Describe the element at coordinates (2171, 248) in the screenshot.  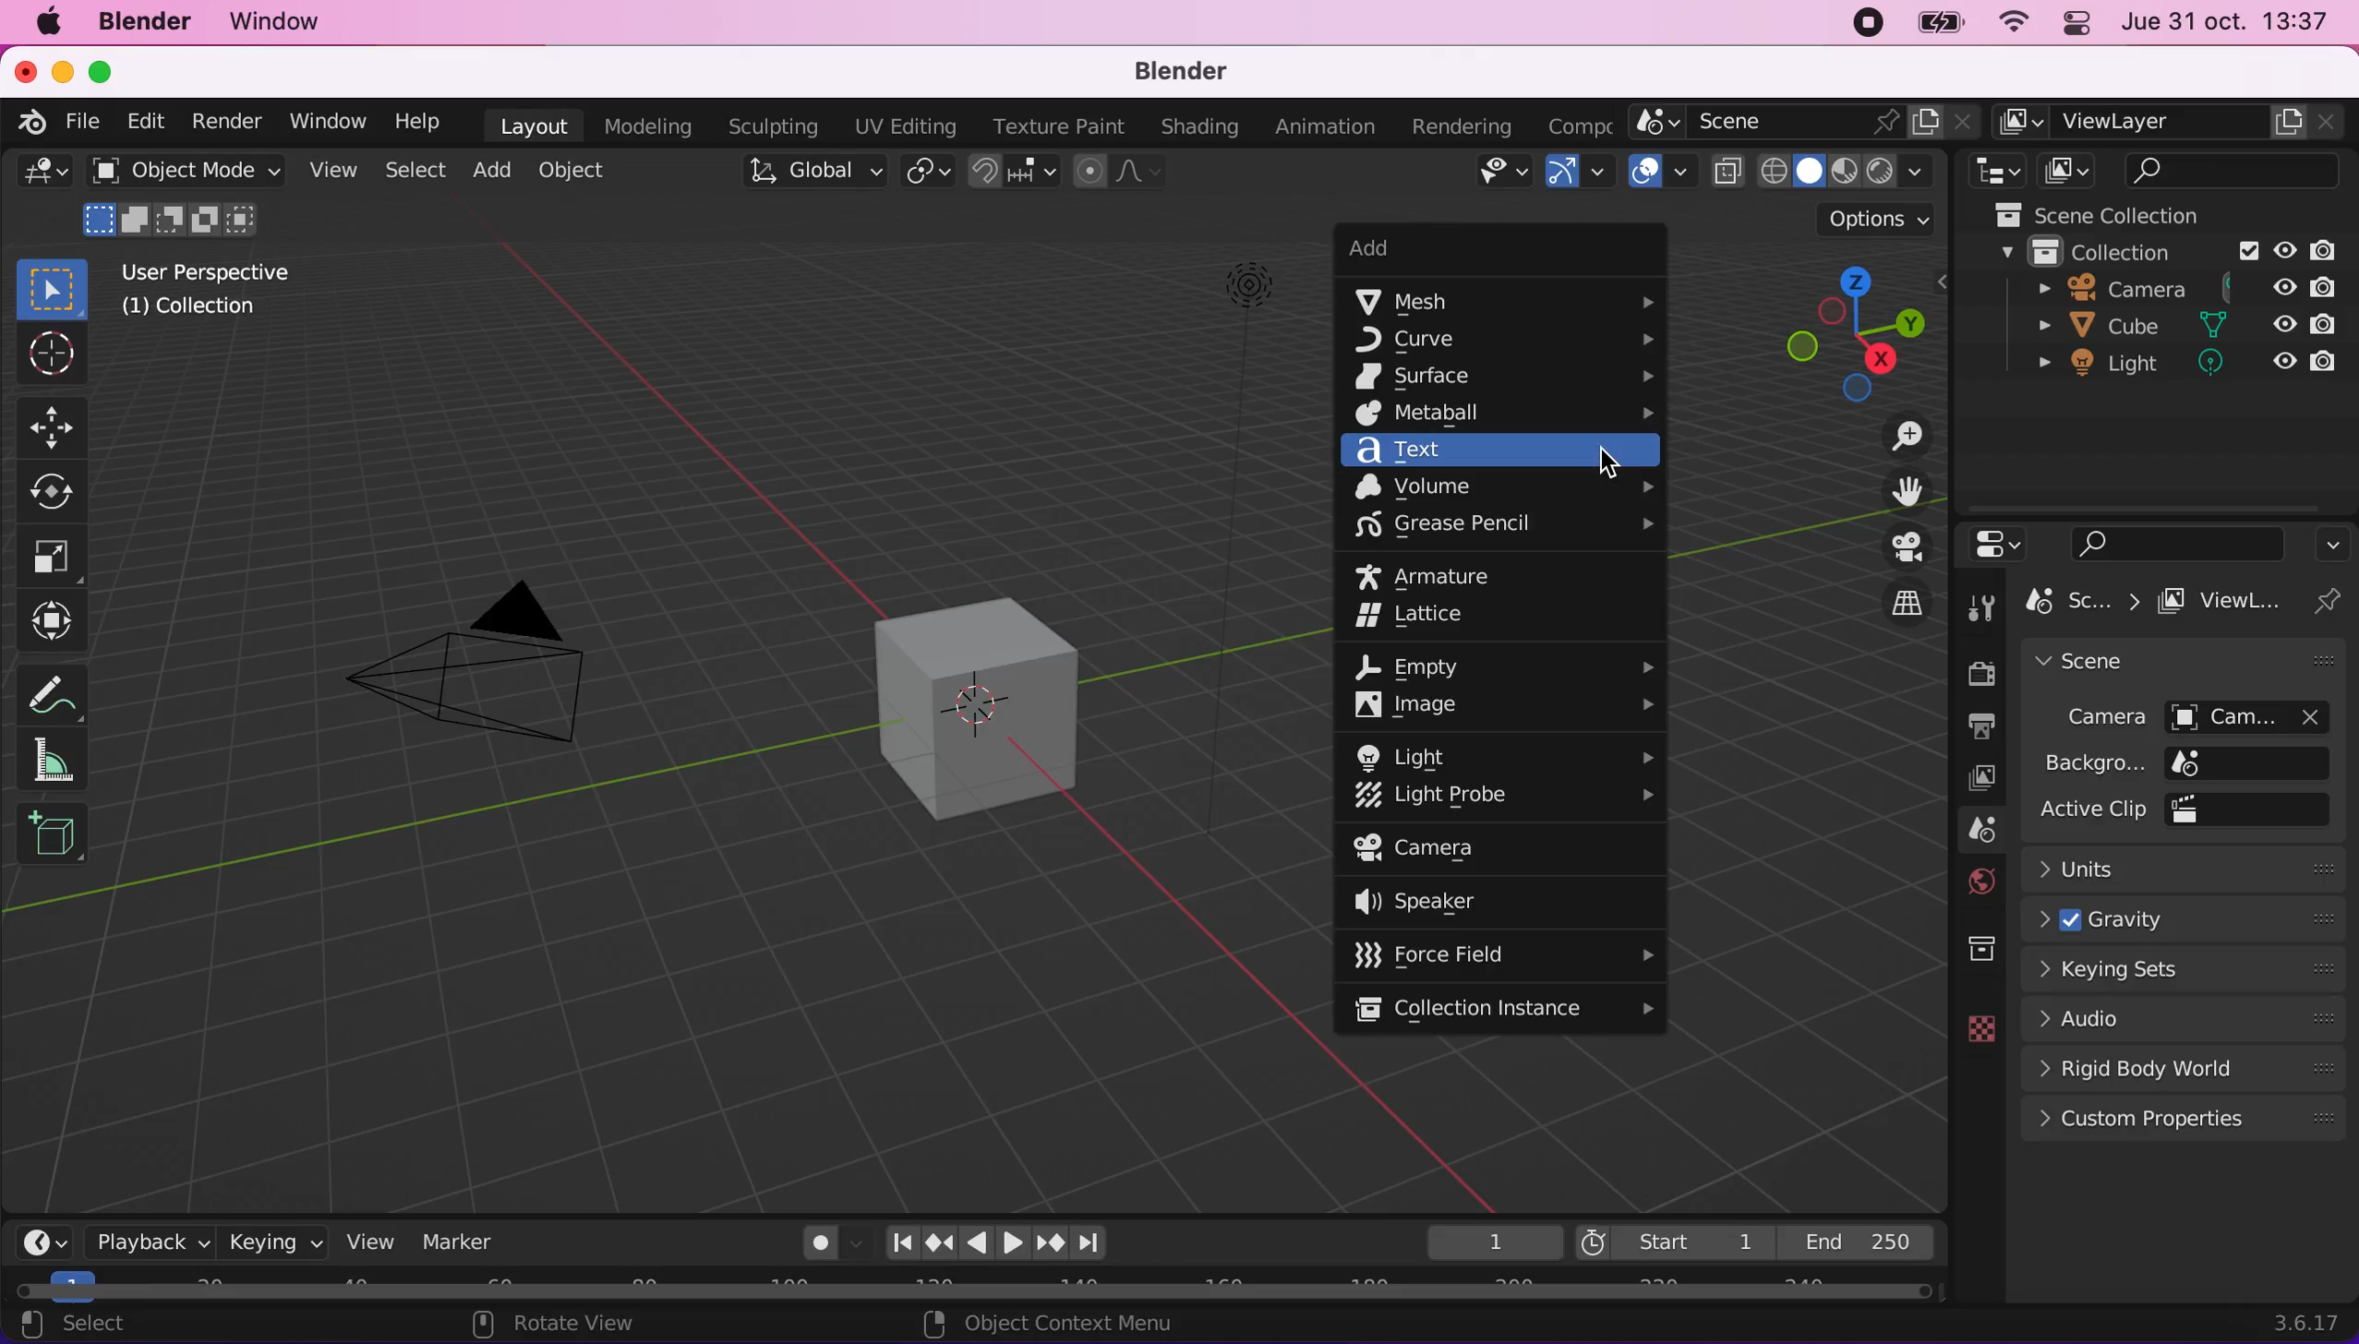
I see `collection` at that location.